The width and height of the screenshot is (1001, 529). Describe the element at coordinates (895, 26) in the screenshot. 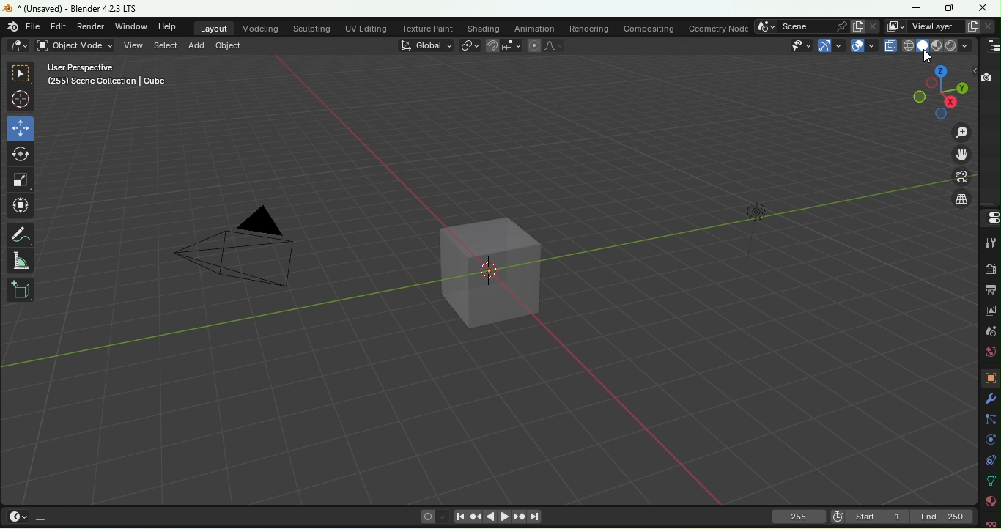

I see `The active workspace view layer showing in the window` at that location.